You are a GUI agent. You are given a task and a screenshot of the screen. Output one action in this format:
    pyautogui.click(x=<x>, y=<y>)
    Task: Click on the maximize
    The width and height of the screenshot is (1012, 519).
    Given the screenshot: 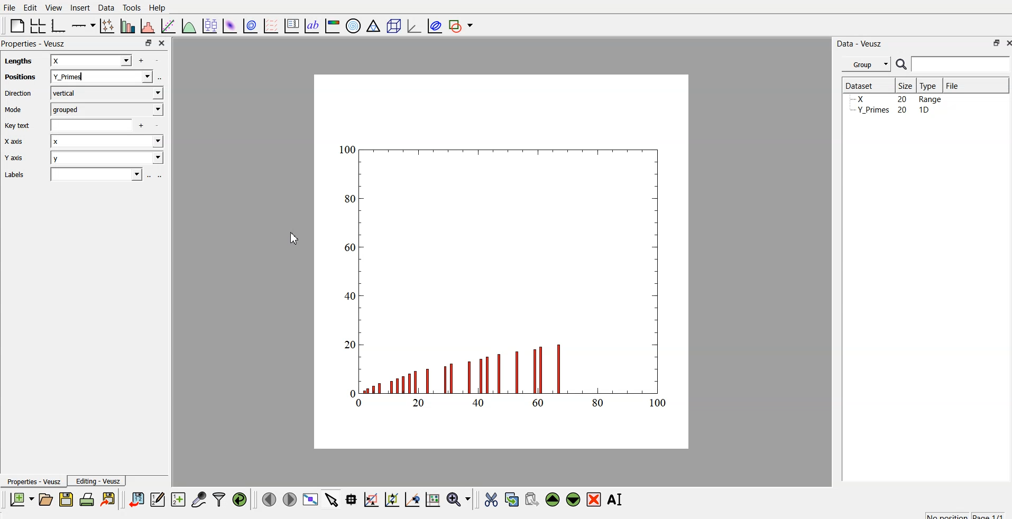 What is the action you would take?
    pyautogui.click(x=145, y=43)
    